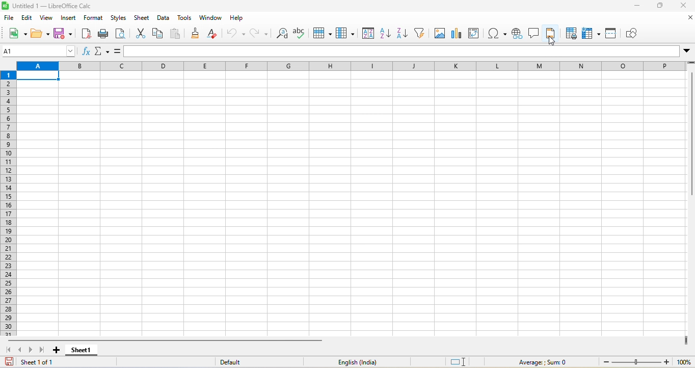 The image size is (695, 368). I want to click on auto filter, so click(421, 33).